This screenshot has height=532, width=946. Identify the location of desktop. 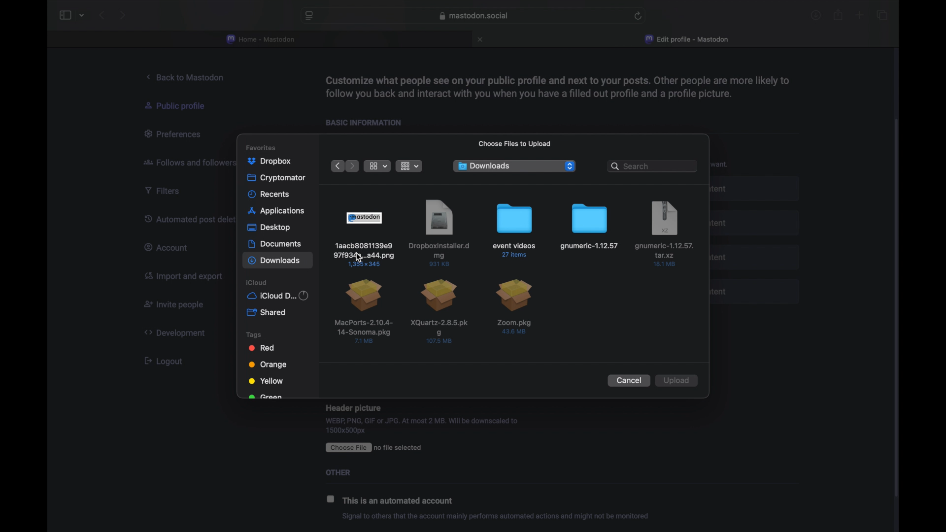
(269, 228).